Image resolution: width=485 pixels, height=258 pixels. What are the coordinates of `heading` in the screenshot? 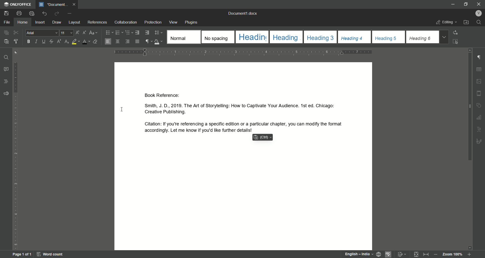 It's located at (6, 81).